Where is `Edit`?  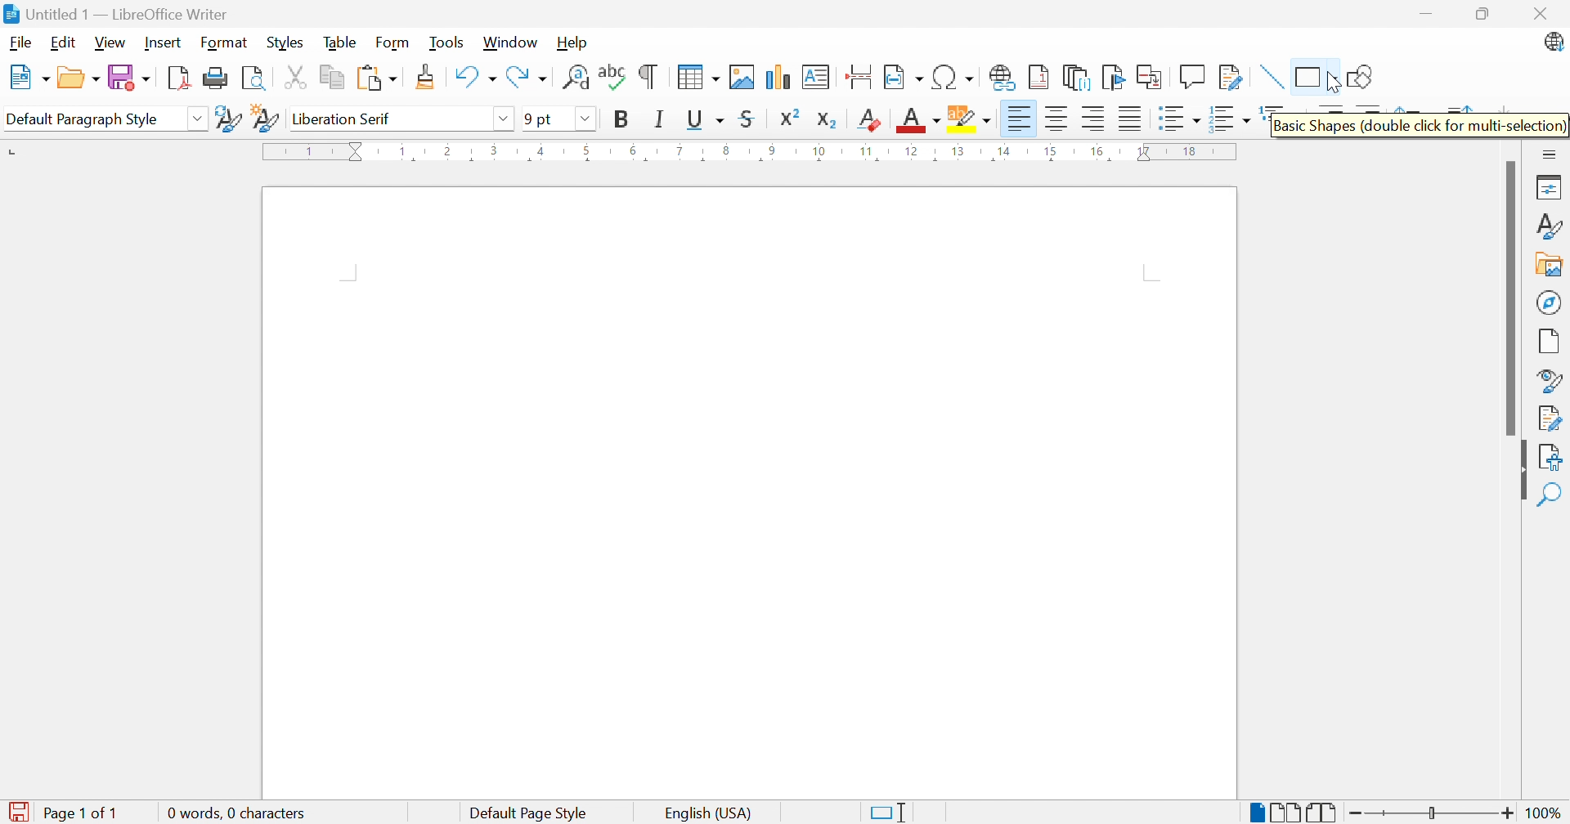
Edit is located at coordinates (64, 44).